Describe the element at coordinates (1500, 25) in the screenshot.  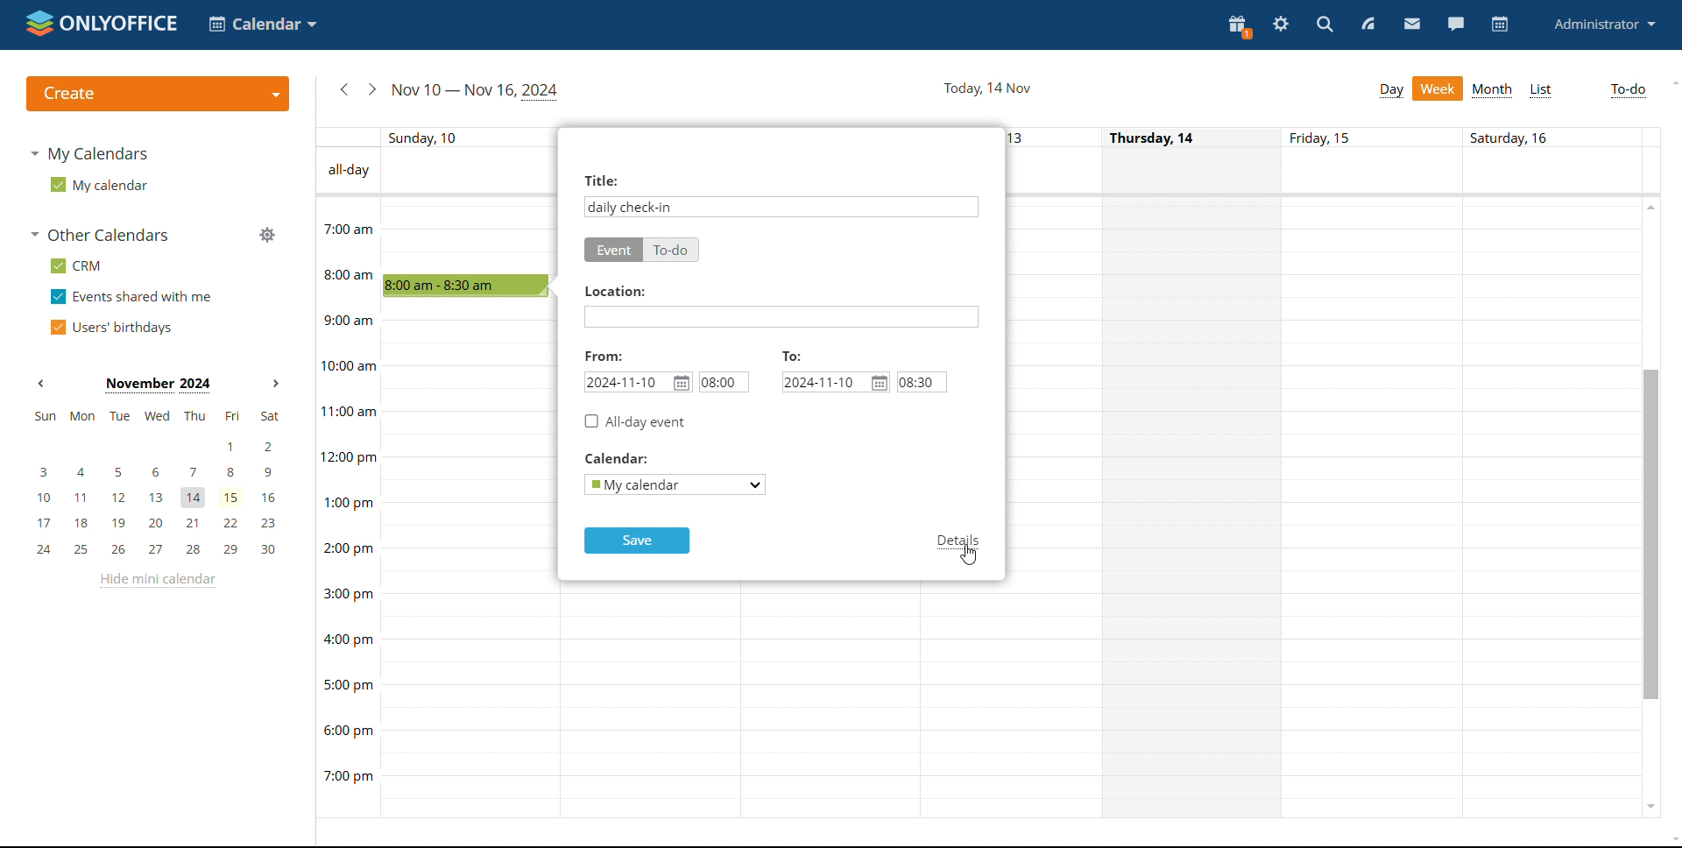
I see `calendar` at that location.